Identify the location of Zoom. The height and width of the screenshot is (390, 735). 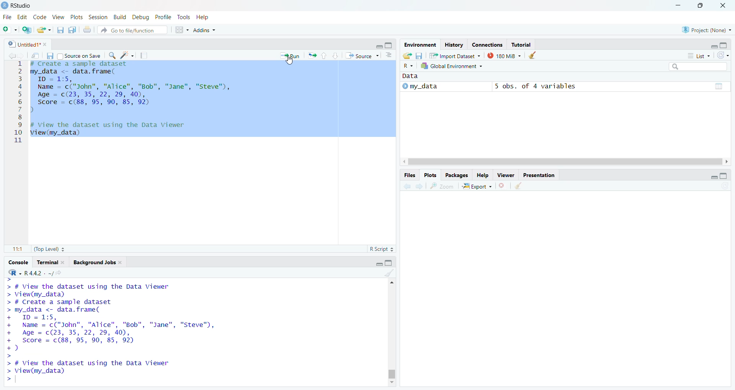
(113, 55).